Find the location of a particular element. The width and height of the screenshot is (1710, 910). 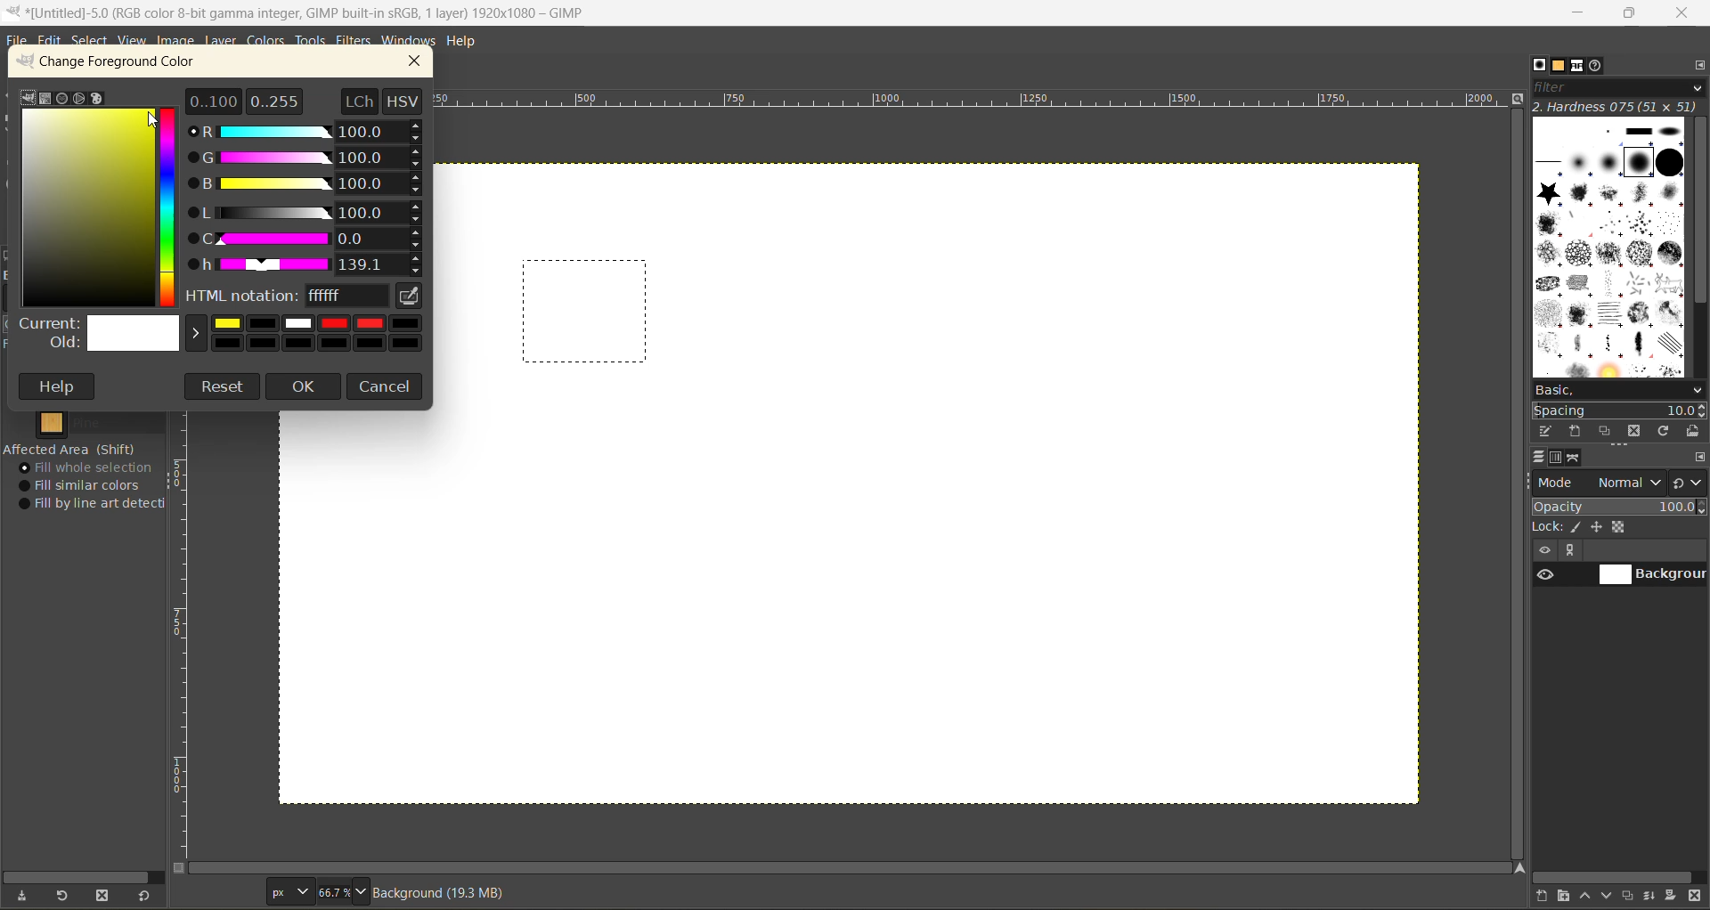

more is located at coordinates (1576, 551).